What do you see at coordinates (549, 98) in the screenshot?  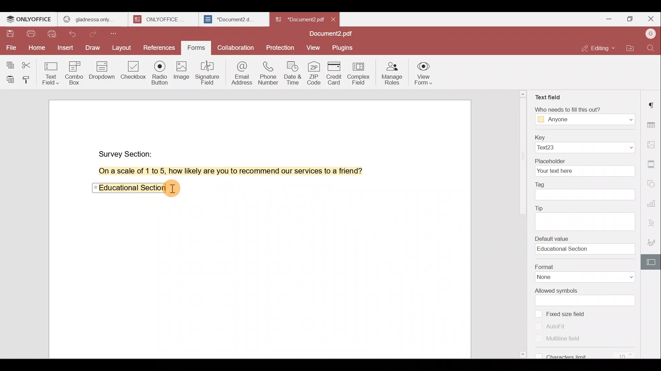 I see `Text field` at bounding box center [549, 98].